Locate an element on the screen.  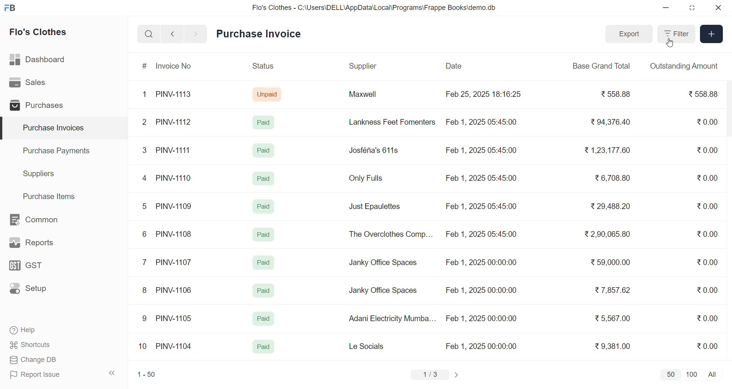
PINV-1109 is located at coordinates (175, 206).